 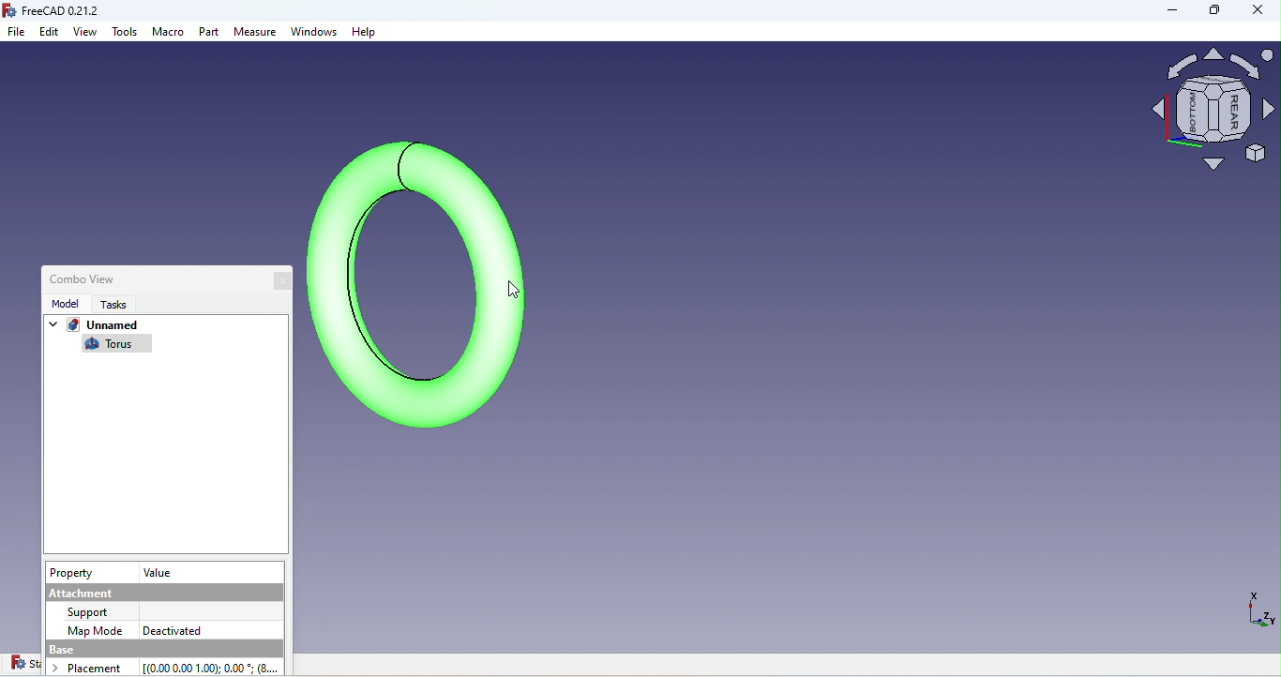 I want to click on Property, so click(x=75, y=573).